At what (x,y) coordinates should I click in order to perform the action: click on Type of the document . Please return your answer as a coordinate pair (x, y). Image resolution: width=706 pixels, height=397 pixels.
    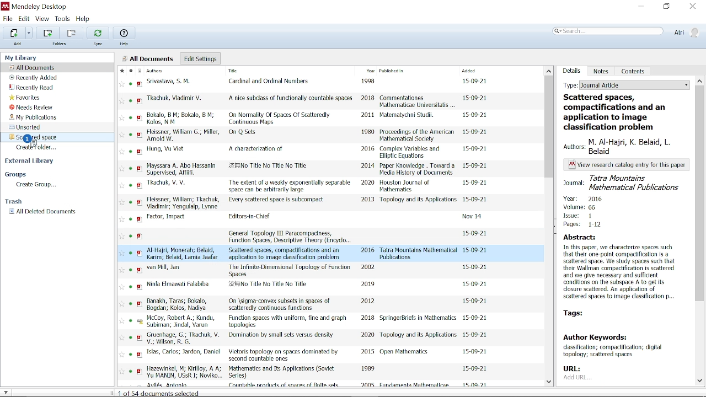
    Looking at the image, I should click on (700, 81).